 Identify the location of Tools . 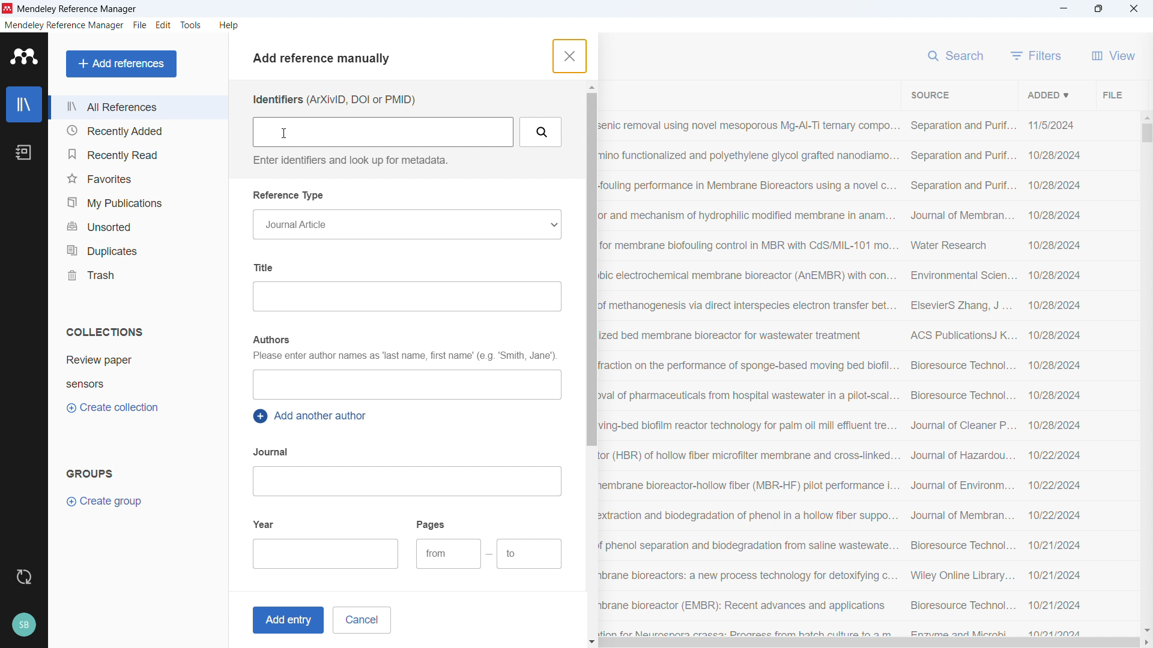
(191, 25).